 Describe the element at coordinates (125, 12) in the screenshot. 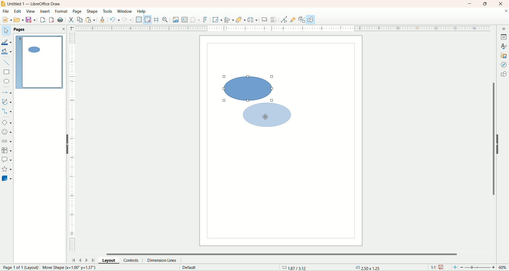

I see `window` at that location.